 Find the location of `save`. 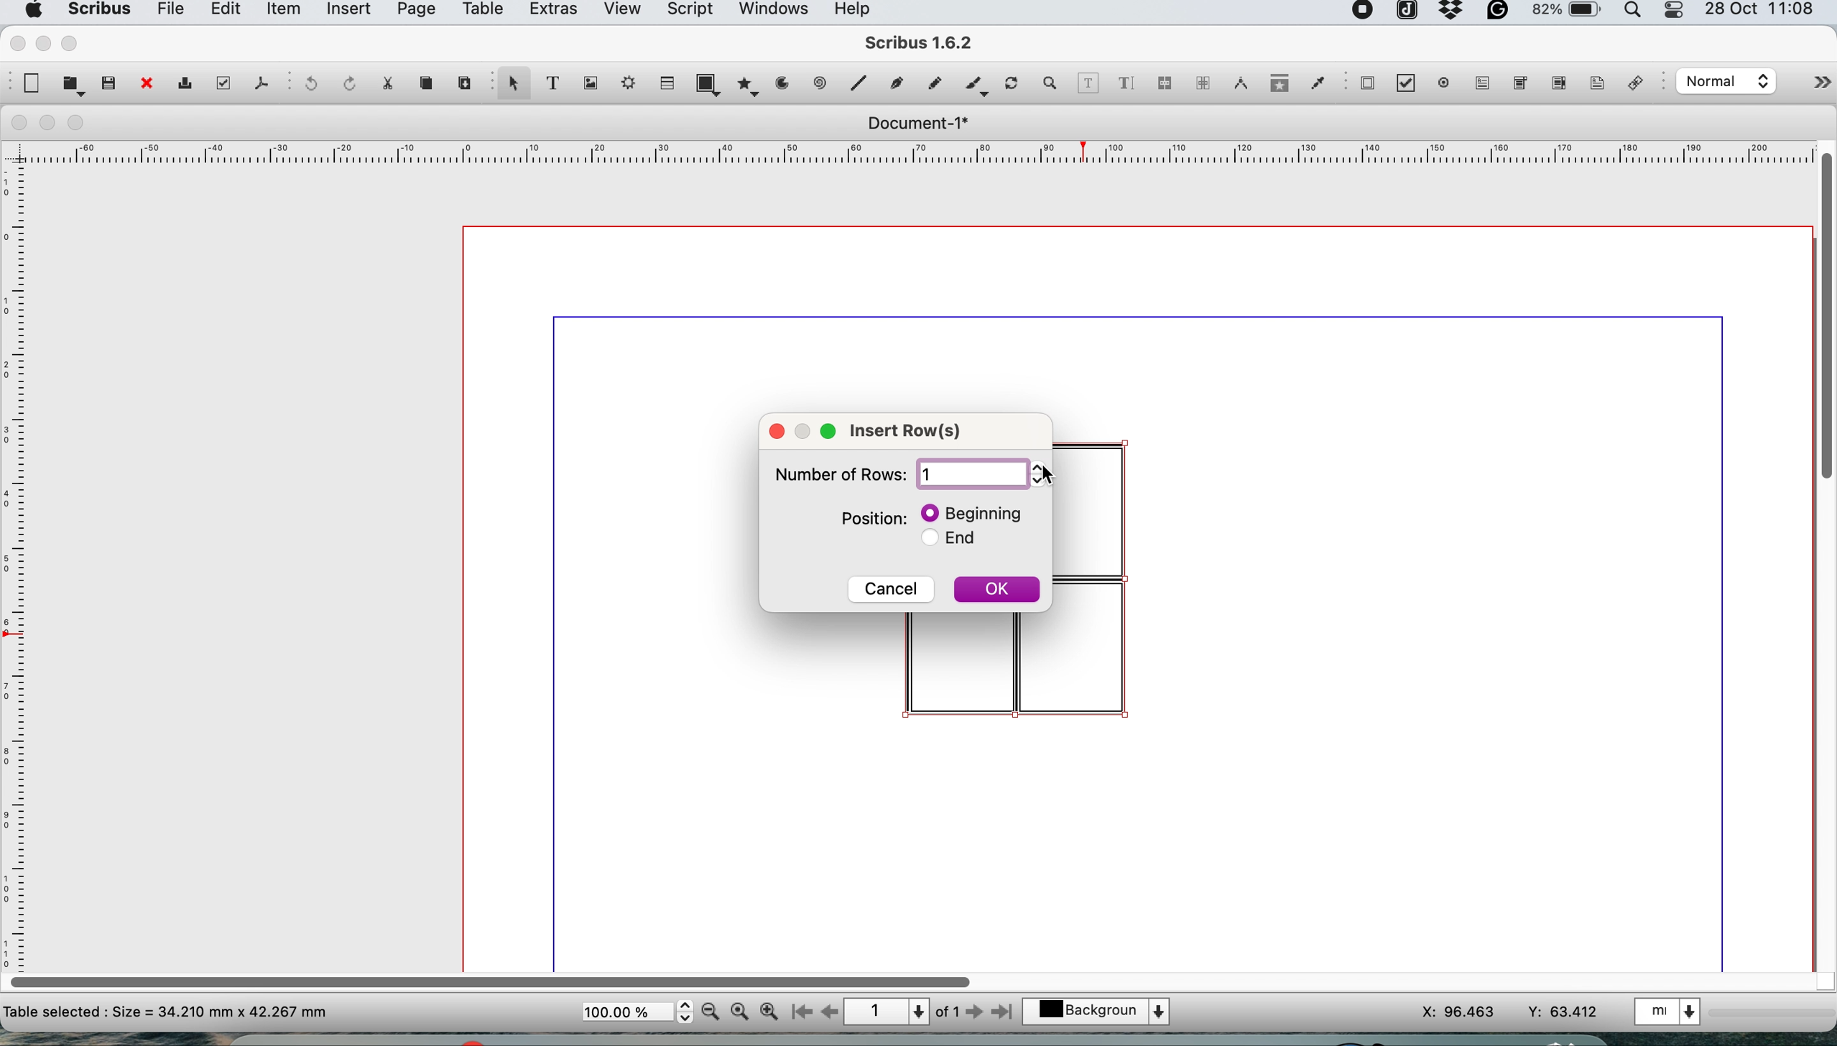

save is located at coordinates (110, 82).